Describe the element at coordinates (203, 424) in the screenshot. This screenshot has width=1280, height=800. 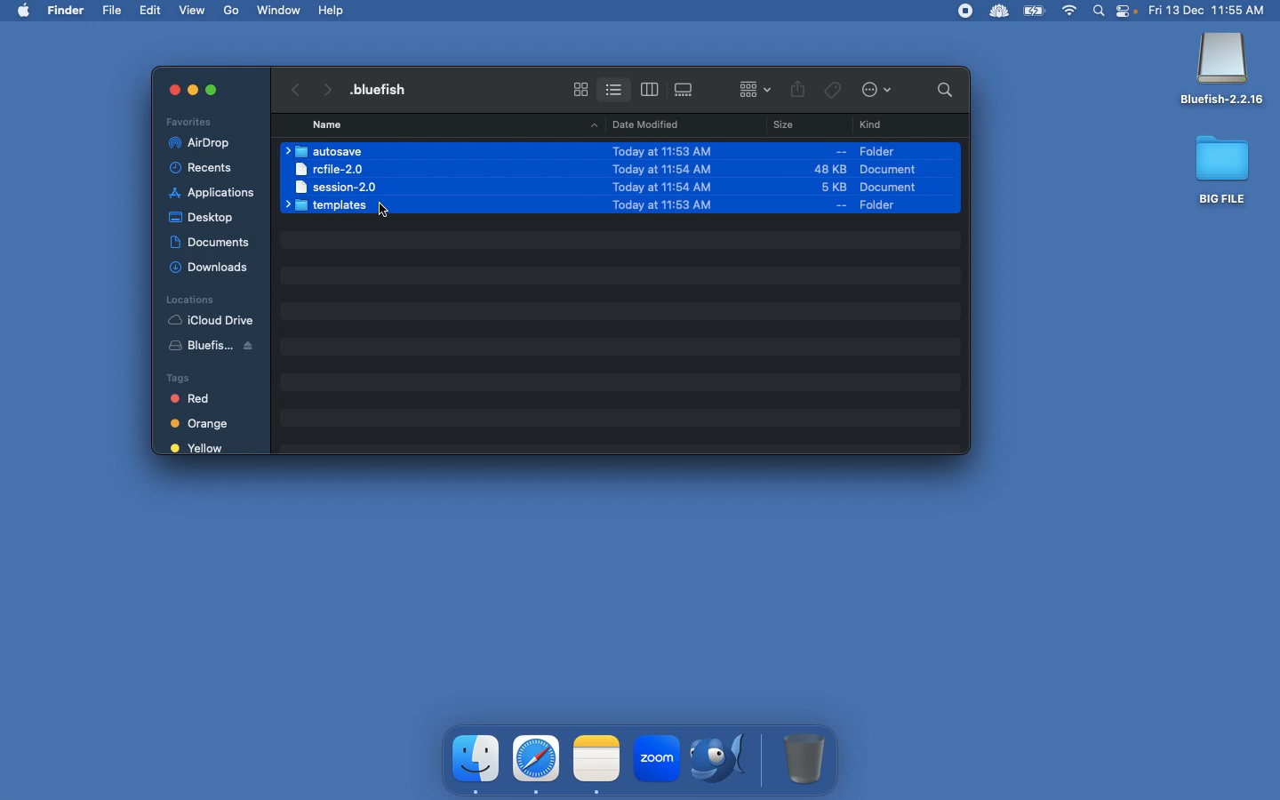
I see `orange` at that location.